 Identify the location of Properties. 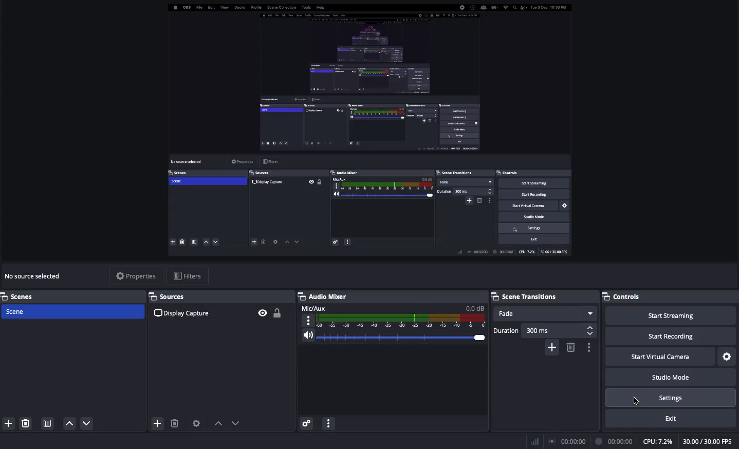
(138, 276).